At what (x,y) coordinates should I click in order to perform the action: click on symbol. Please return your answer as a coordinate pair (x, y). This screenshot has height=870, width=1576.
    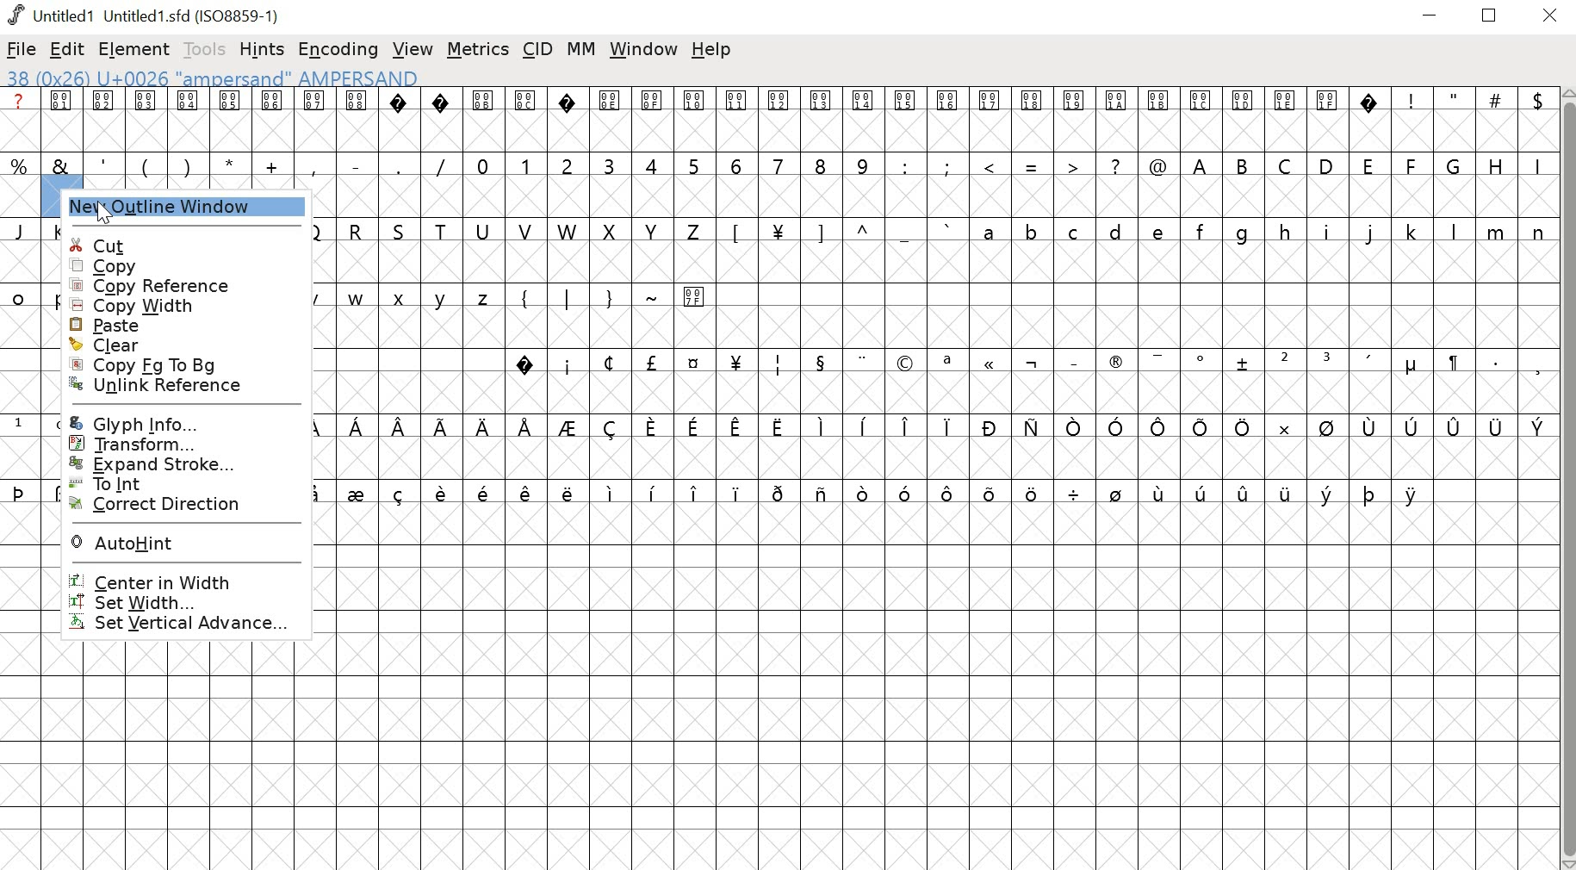
    Looking at the image, I should click on (486, 492).